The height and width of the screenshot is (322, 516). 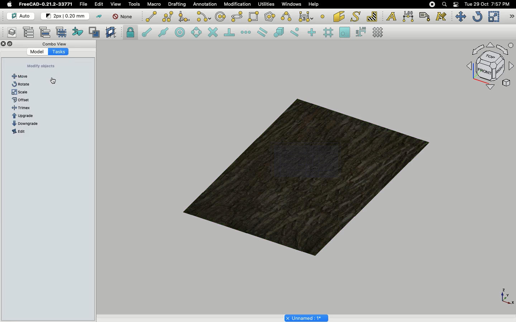 What do you see at coordinates (271, 18) in the screenshot?
I see `Polygon` at bounding box center [271, 18].